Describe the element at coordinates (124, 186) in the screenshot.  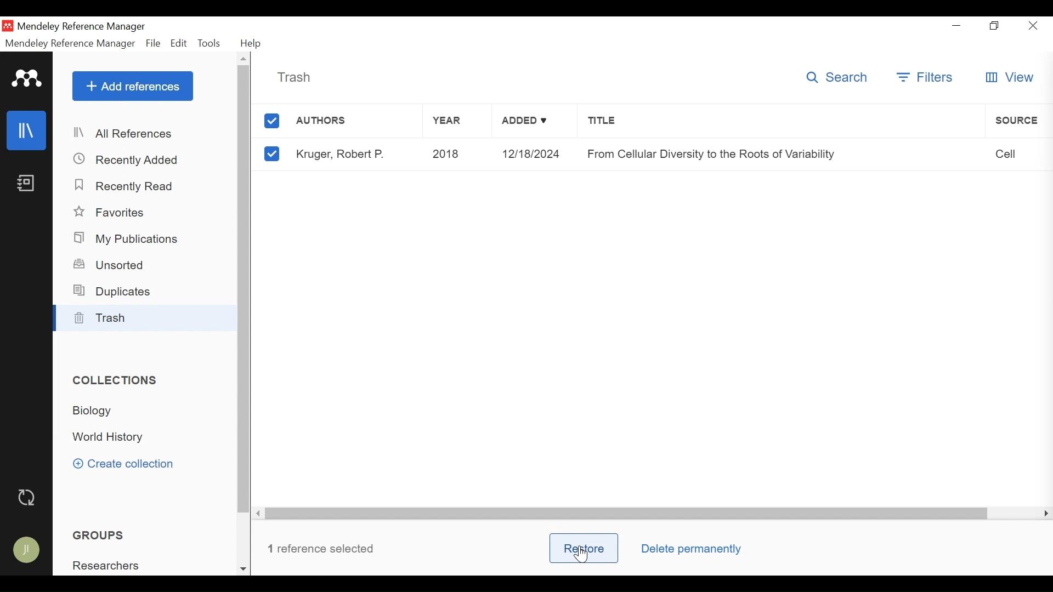
I see `Recently Read` at that location.